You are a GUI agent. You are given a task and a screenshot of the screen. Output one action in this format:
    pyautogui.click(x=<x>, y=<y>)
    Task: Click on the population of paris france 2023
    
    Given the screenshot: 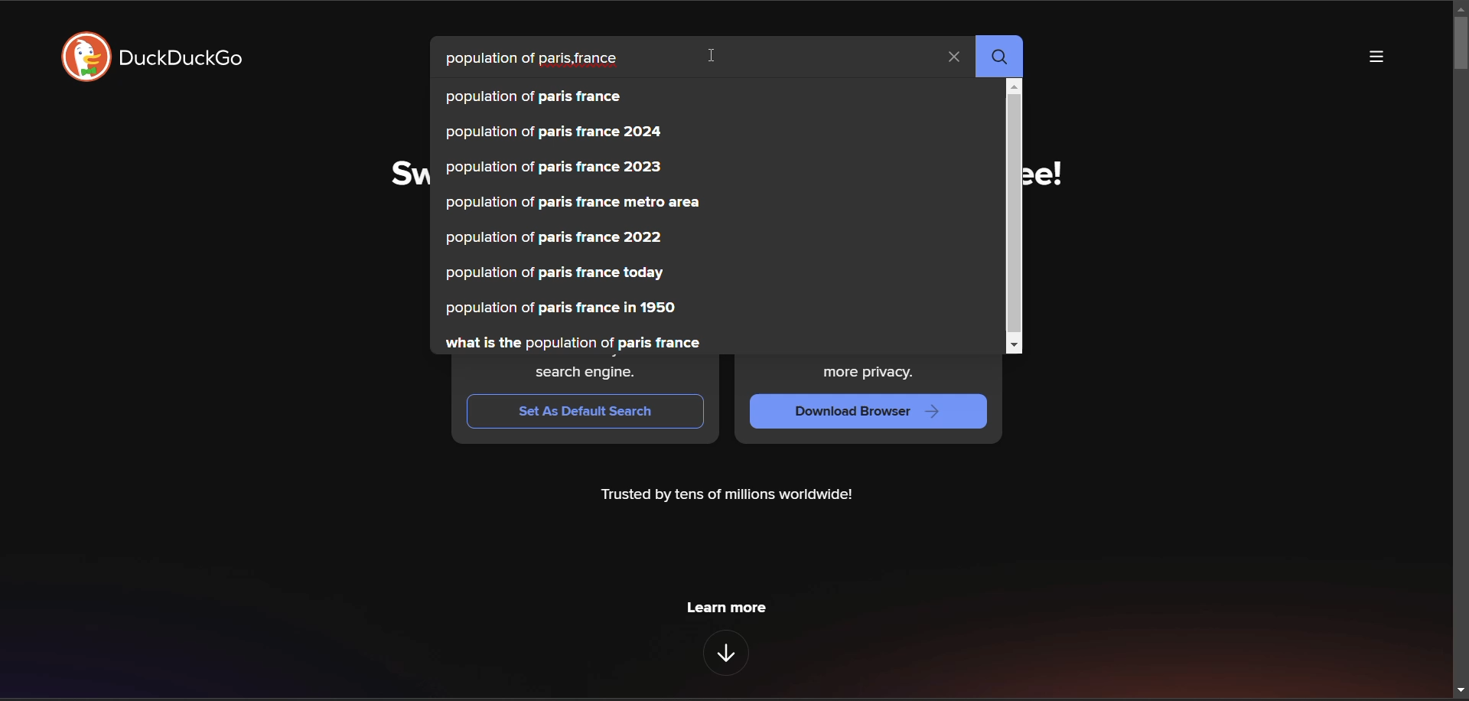 What is the action you would take?
    pyautogui.click(x=552, y=171)
    